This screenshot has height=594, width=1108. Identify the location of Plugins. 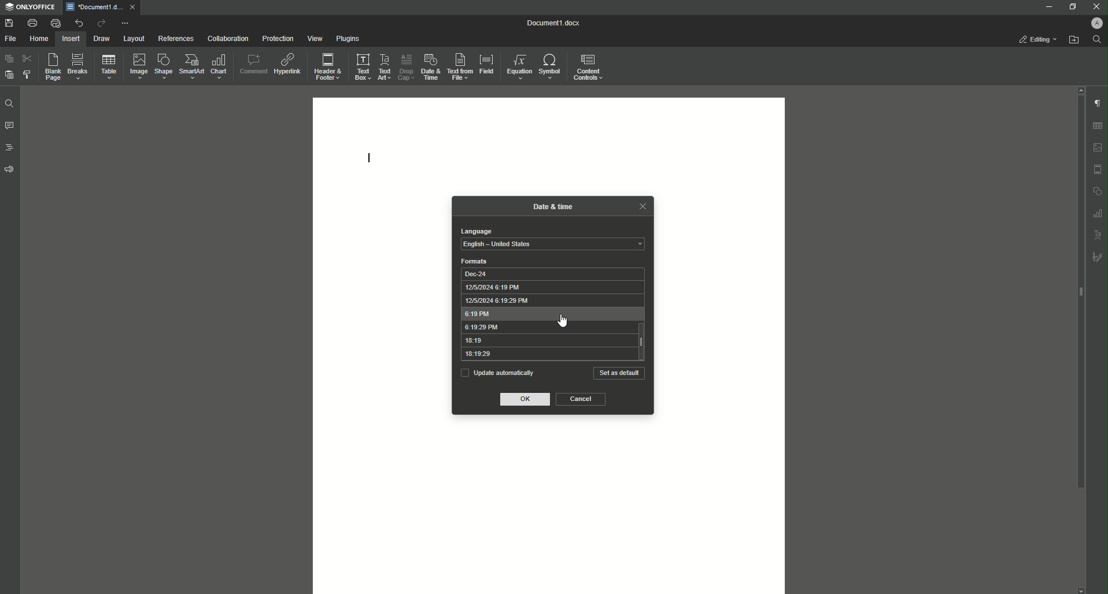
(346, 38).